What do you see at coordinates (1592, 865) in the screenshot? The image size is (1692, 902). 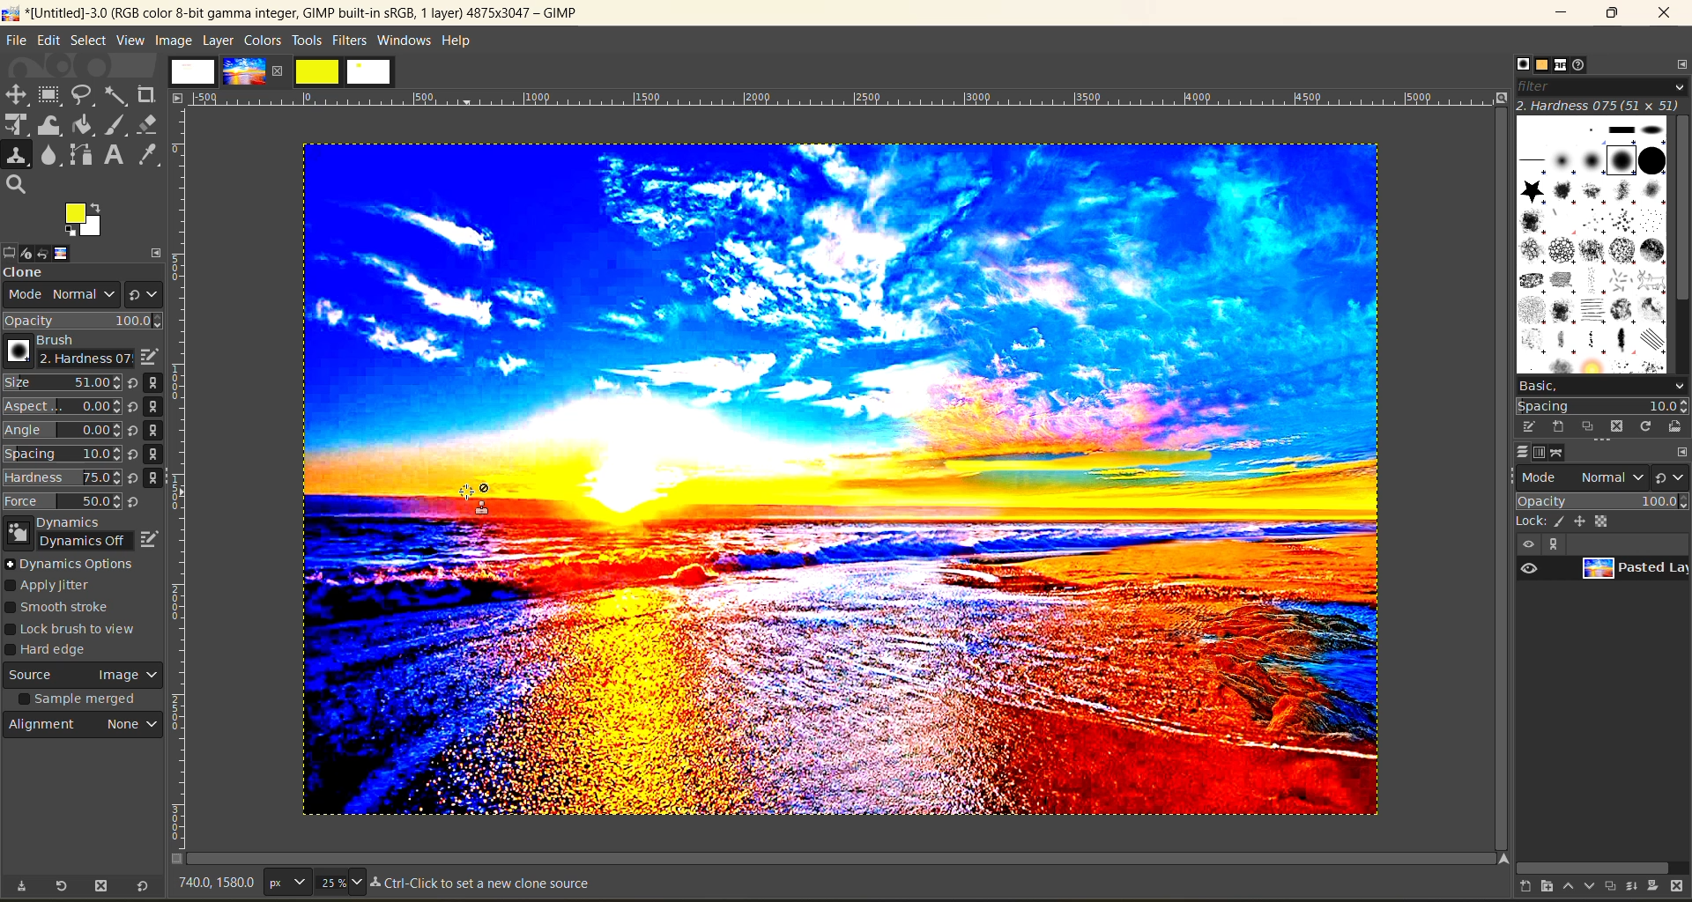 I see `horizontal scroll bar` at bounding box center [1592, 865].